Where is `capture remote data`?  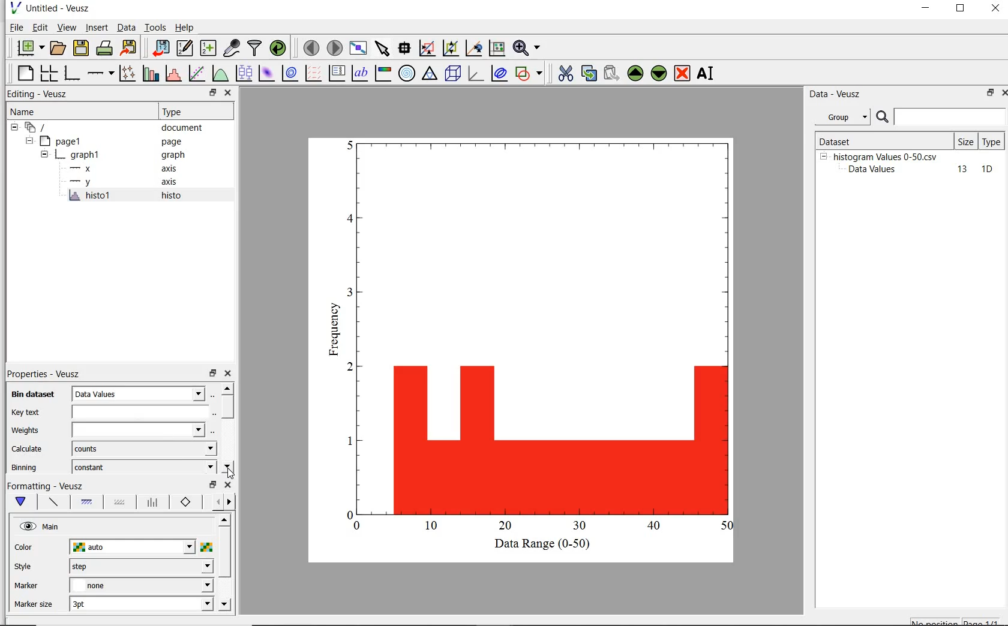 capture remote data is located at coordinates (232, 49).